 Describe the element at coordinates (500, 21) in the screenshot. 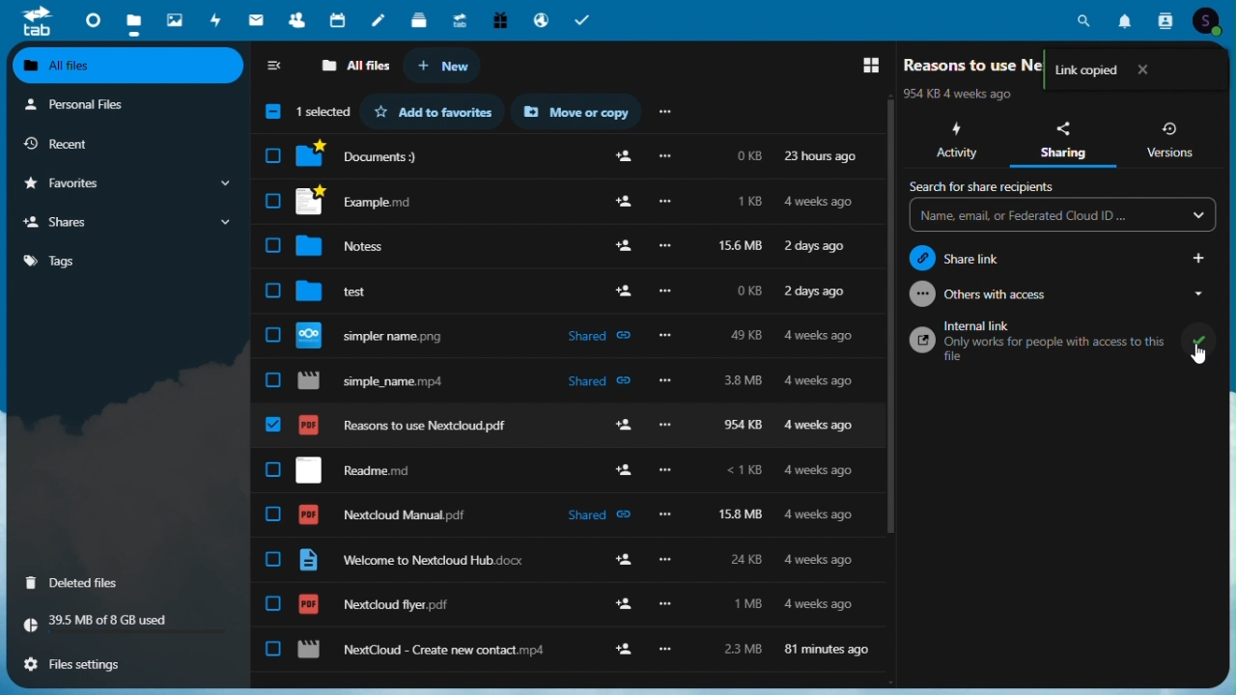

I see `Free trial` at that location.